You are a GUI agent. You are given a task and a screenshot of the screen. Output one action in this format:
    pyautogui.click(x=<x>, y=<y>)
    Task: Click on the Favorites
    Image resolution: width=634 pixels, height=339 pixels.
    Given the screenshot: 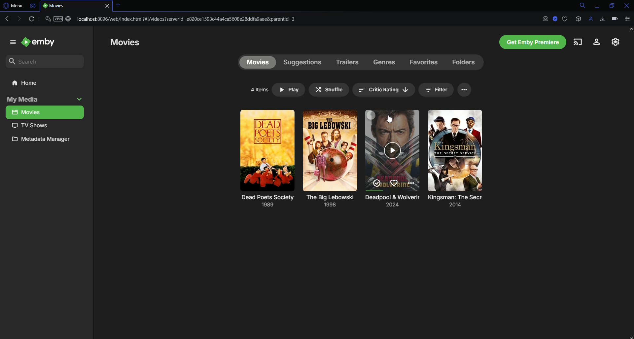 What is the action you would take?
    pyautogui.click(x=422, y=63)
    